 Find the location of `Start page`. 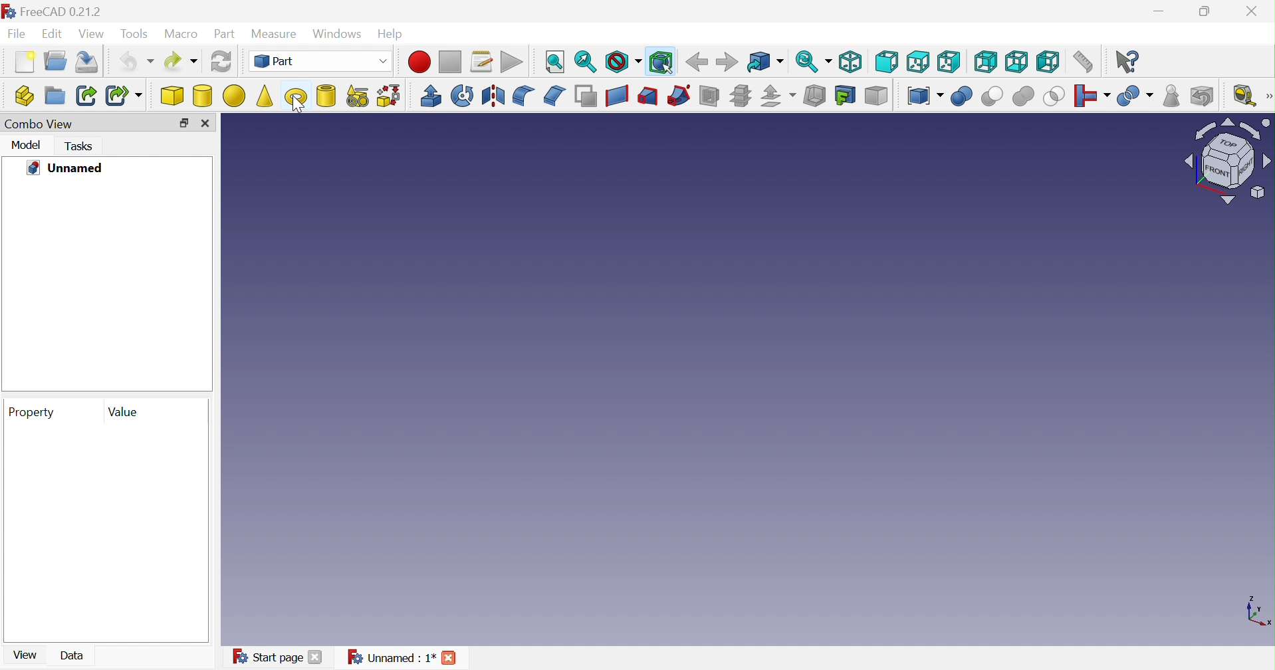

Start page is located at coordinates (281, 656).